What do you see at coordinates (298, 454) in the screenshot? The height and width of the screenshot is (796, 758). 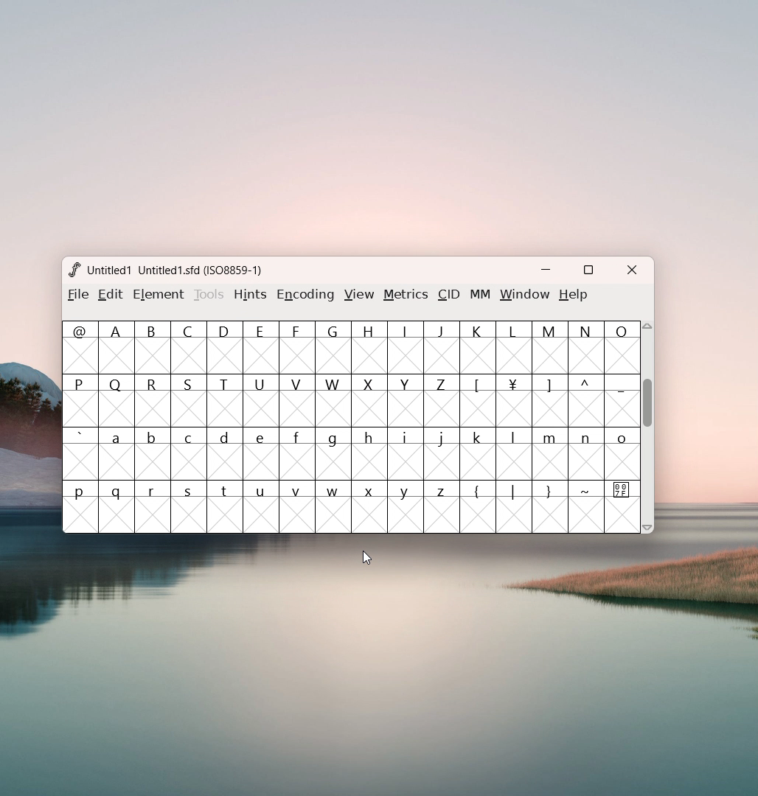 I see `f` at bounding box center [298, 454].